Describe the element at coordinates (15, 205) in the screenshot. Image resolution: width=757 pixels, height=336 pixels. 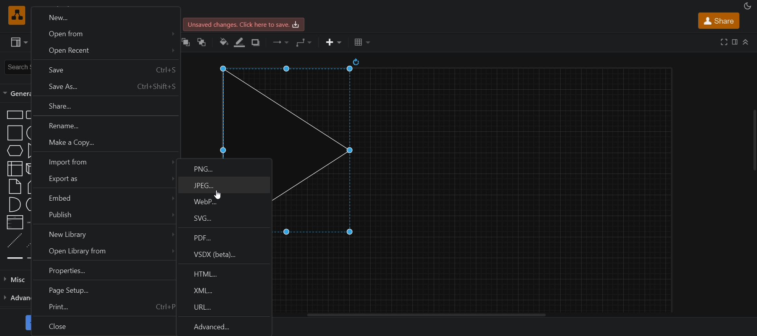
I see `and` at that location.